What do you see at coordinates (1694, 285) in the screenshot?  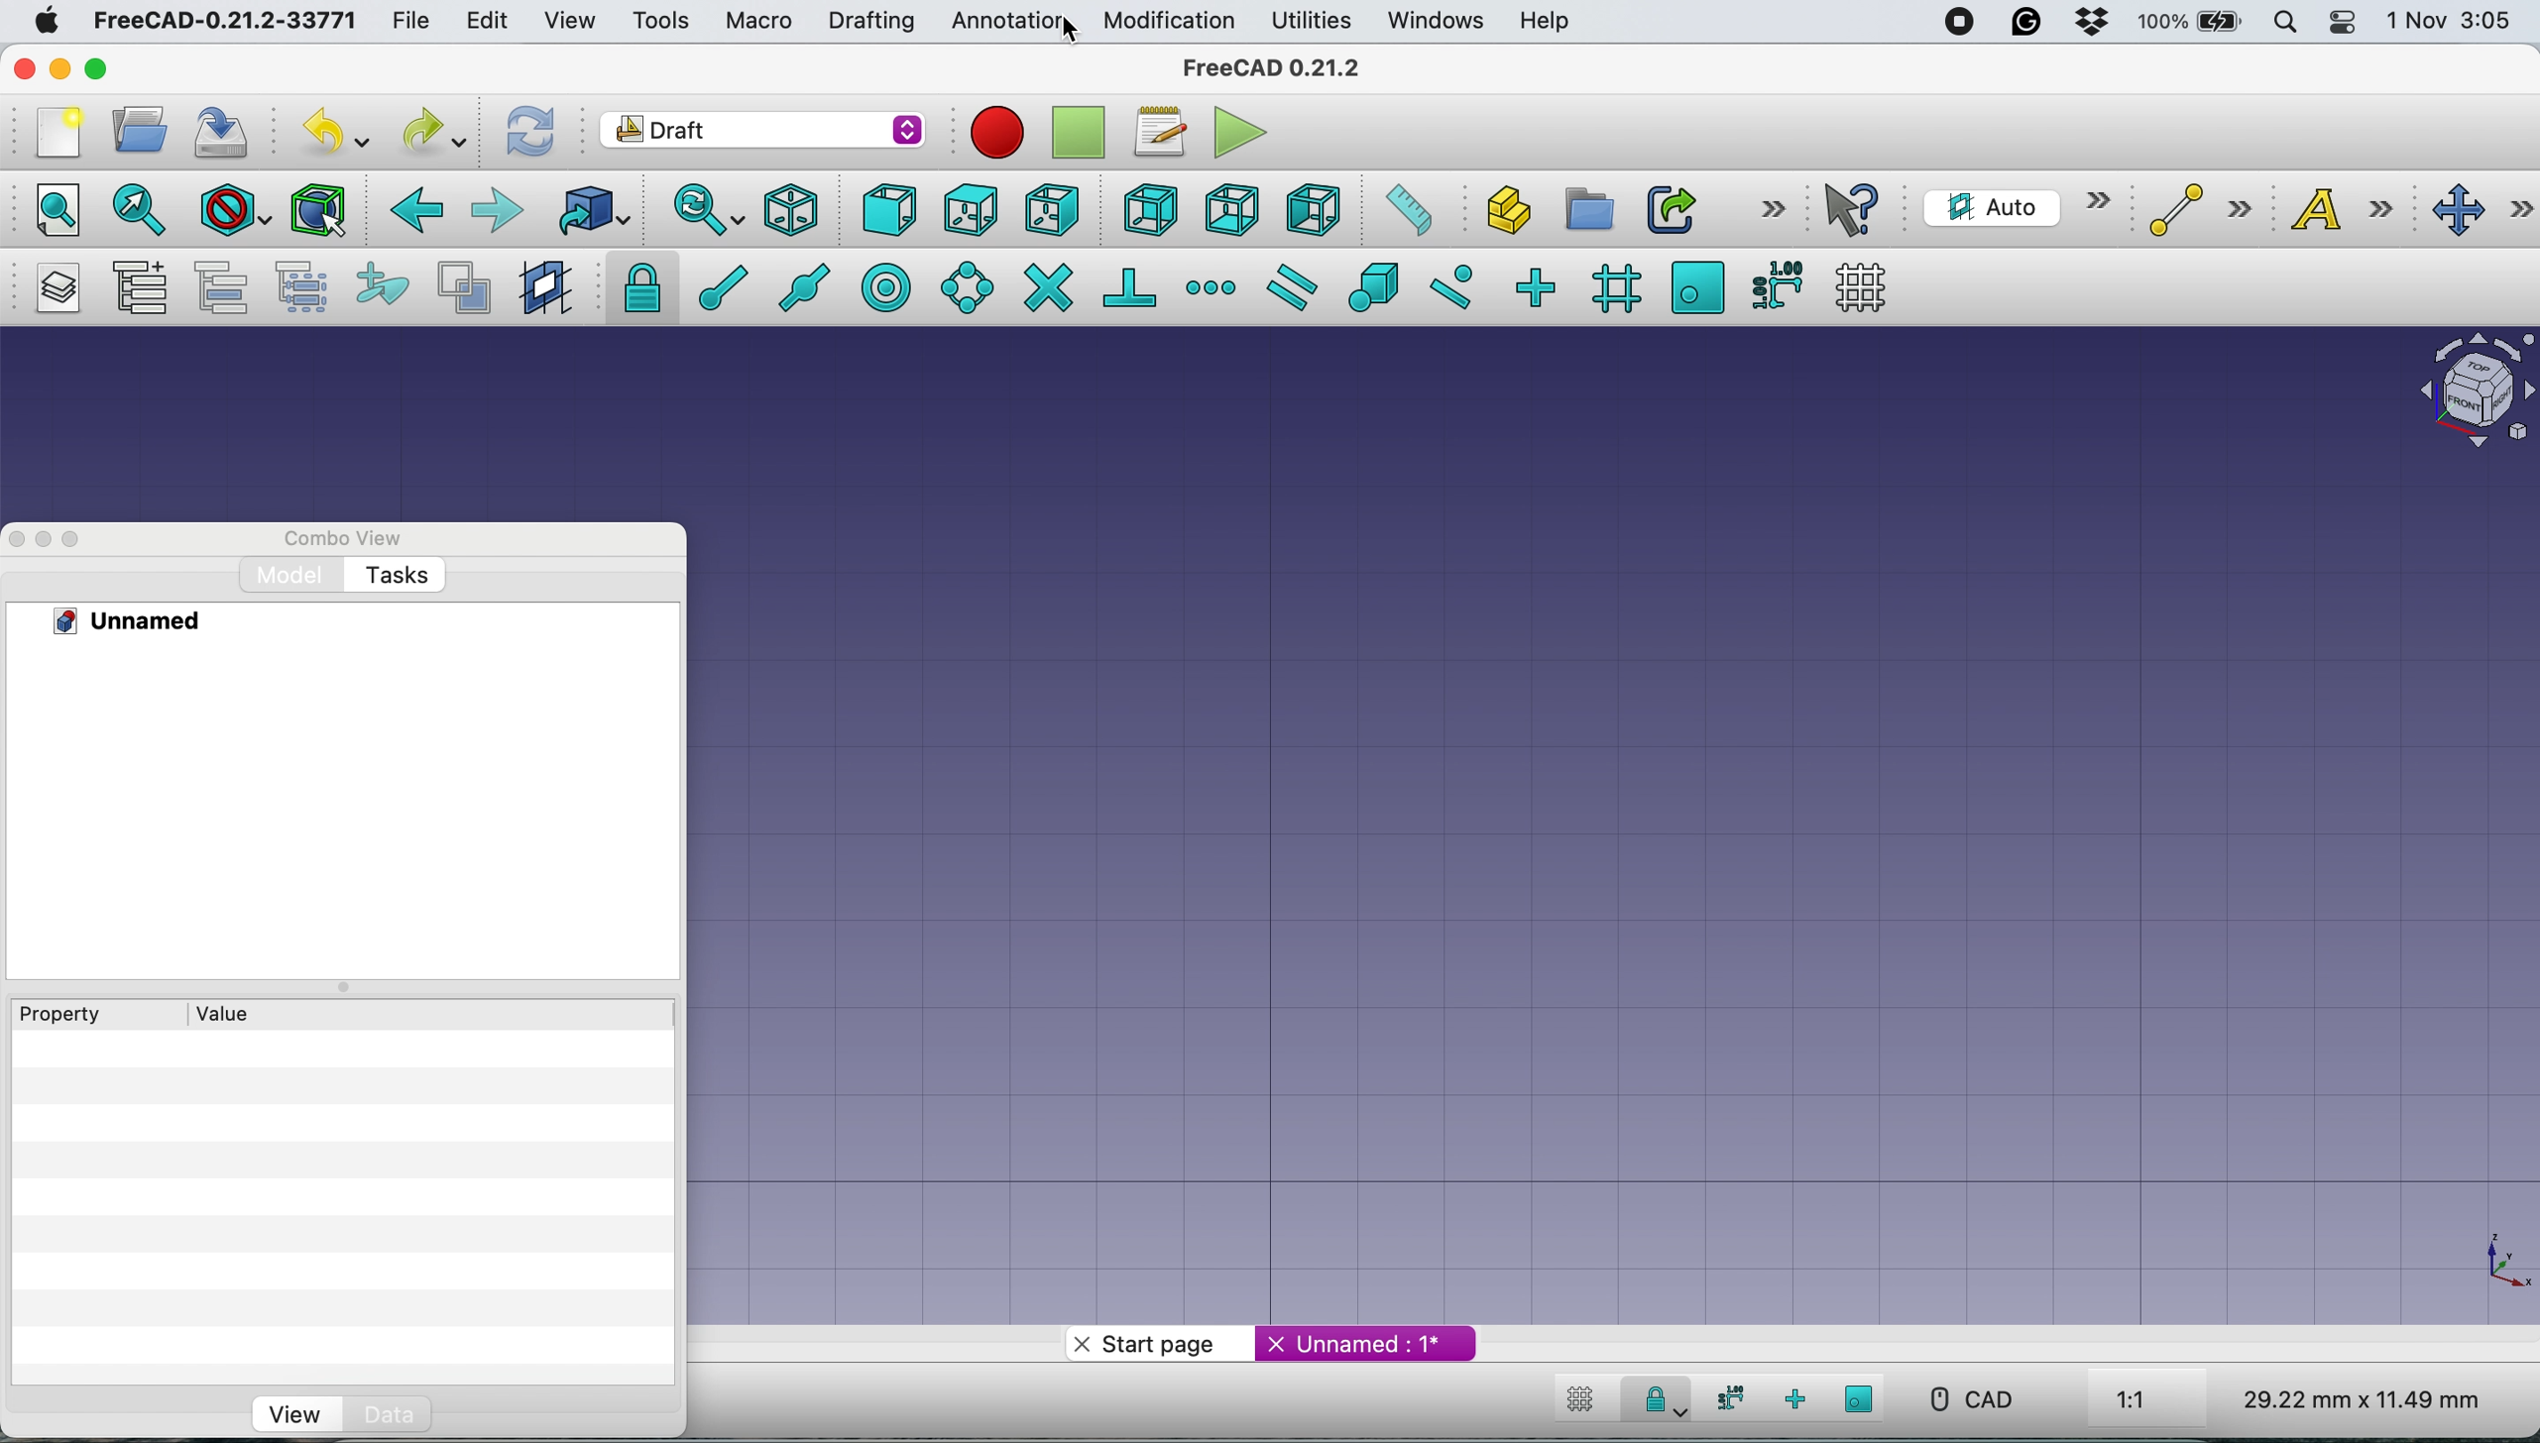 I see `snap working plane` at bounding box center [1694, 285].